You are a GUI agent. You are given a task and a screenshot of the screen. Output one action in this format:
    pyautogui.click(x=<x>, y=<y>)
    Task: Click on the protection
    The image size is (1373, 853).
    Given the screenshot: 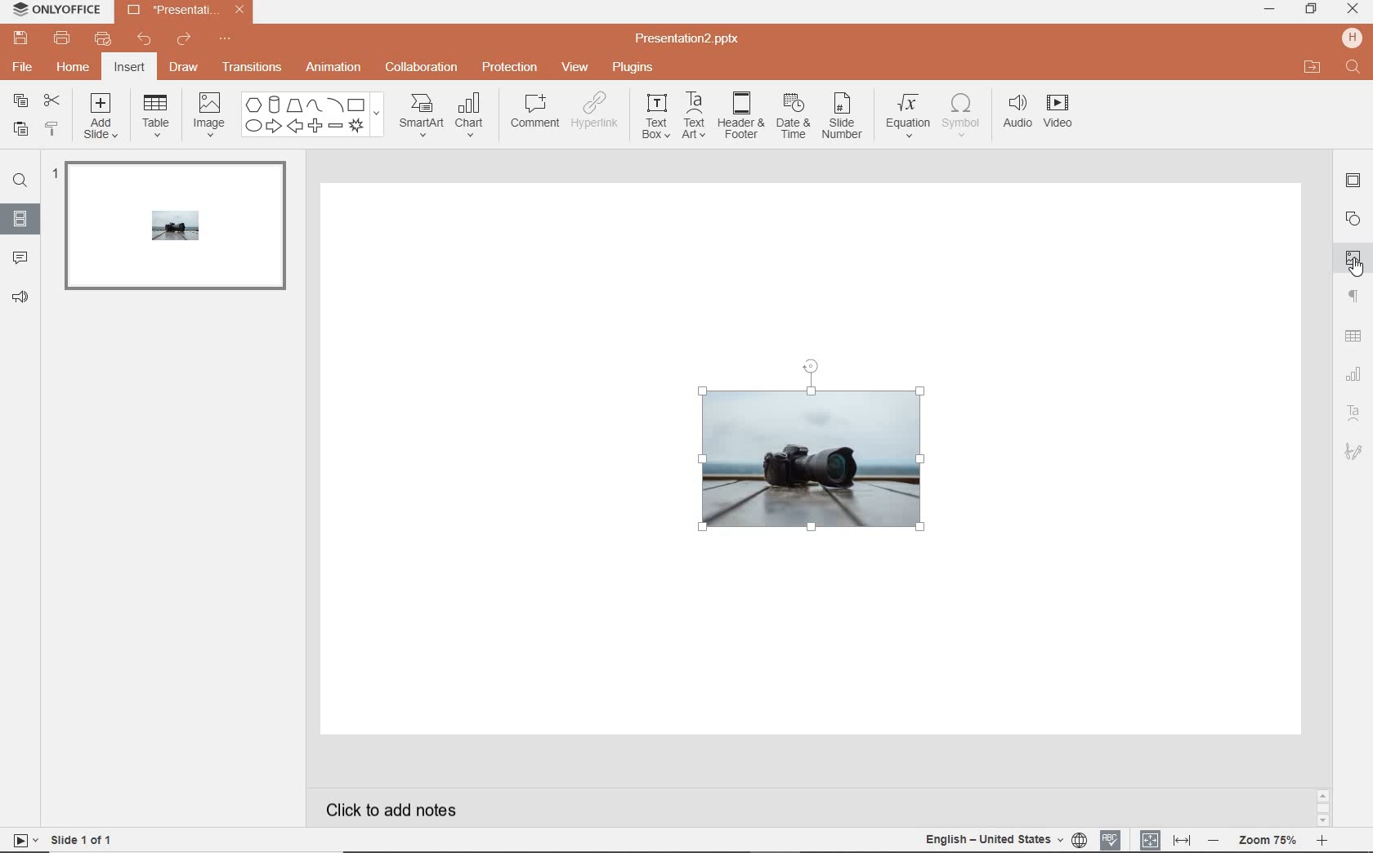 What is the action you would take?
    pyautogui.click(x=509, y=69)
    